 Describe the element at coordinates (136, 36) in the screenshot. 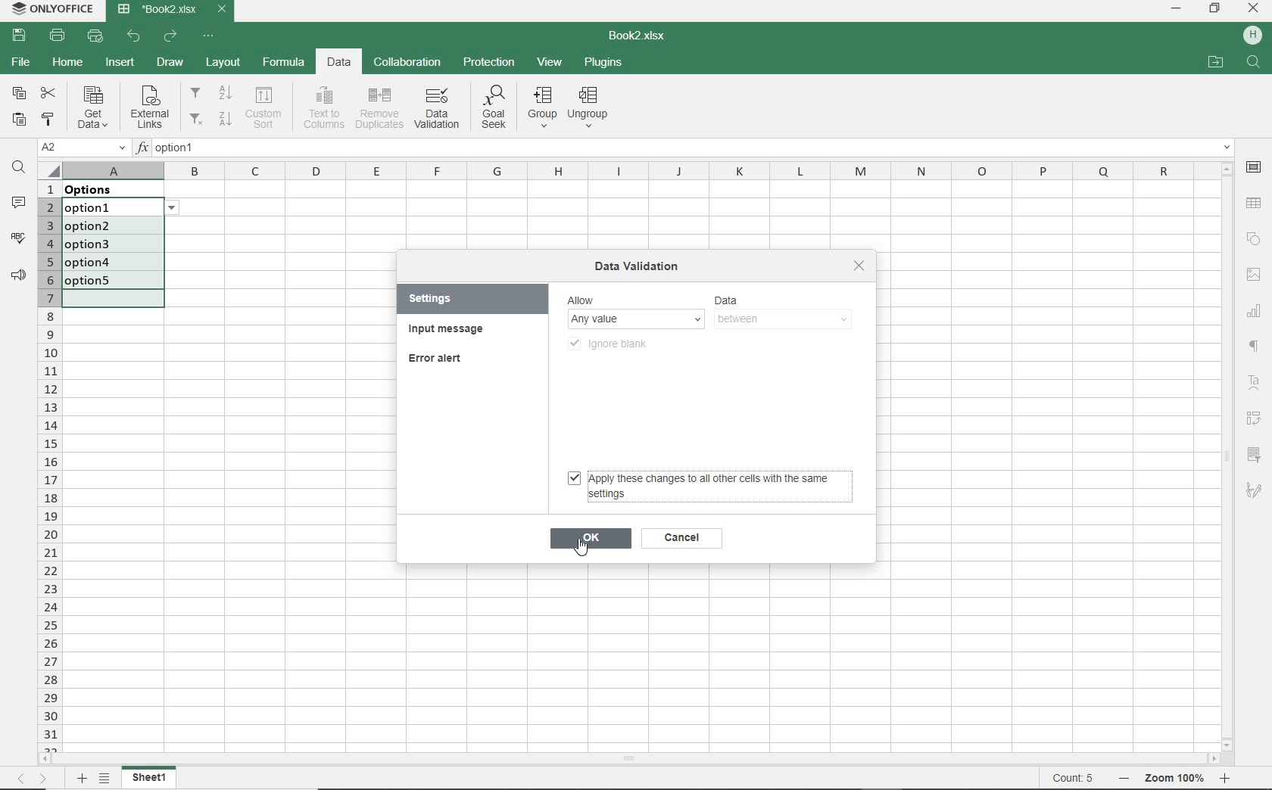

I see `UNDO` at that location.